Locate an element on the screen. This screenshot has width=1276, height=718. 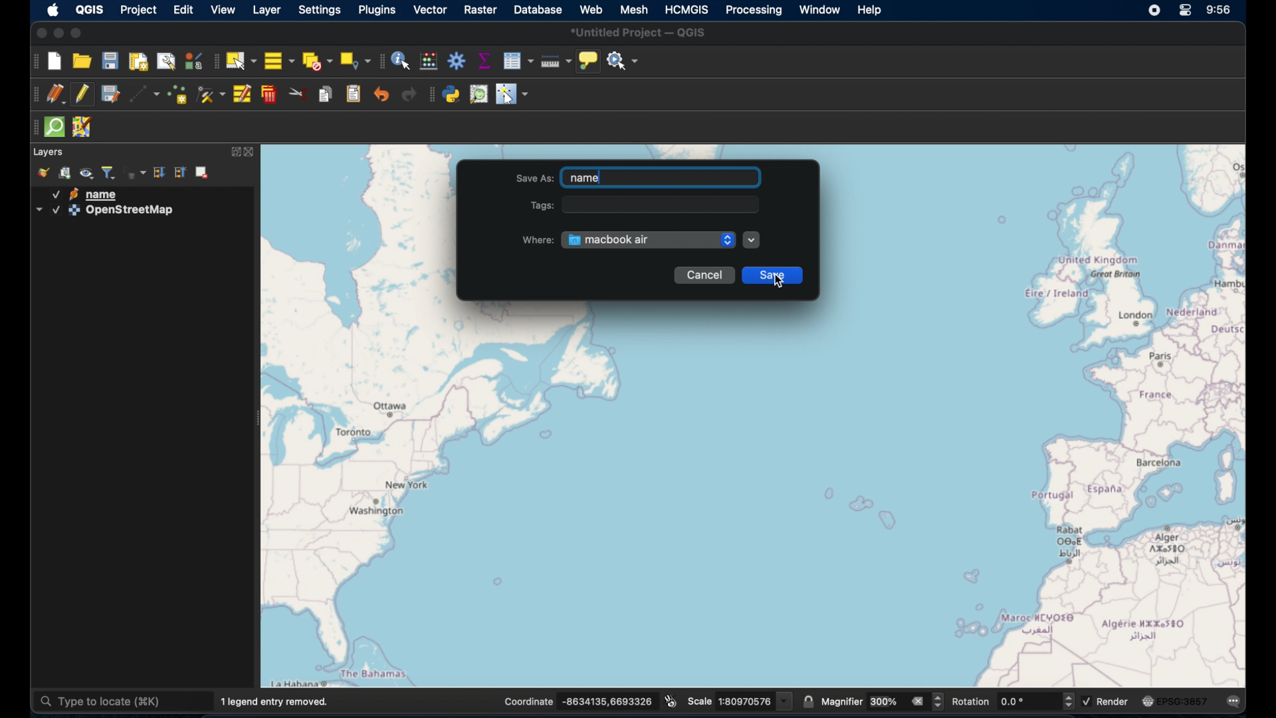
current edits is located at coordinates (56, 94).